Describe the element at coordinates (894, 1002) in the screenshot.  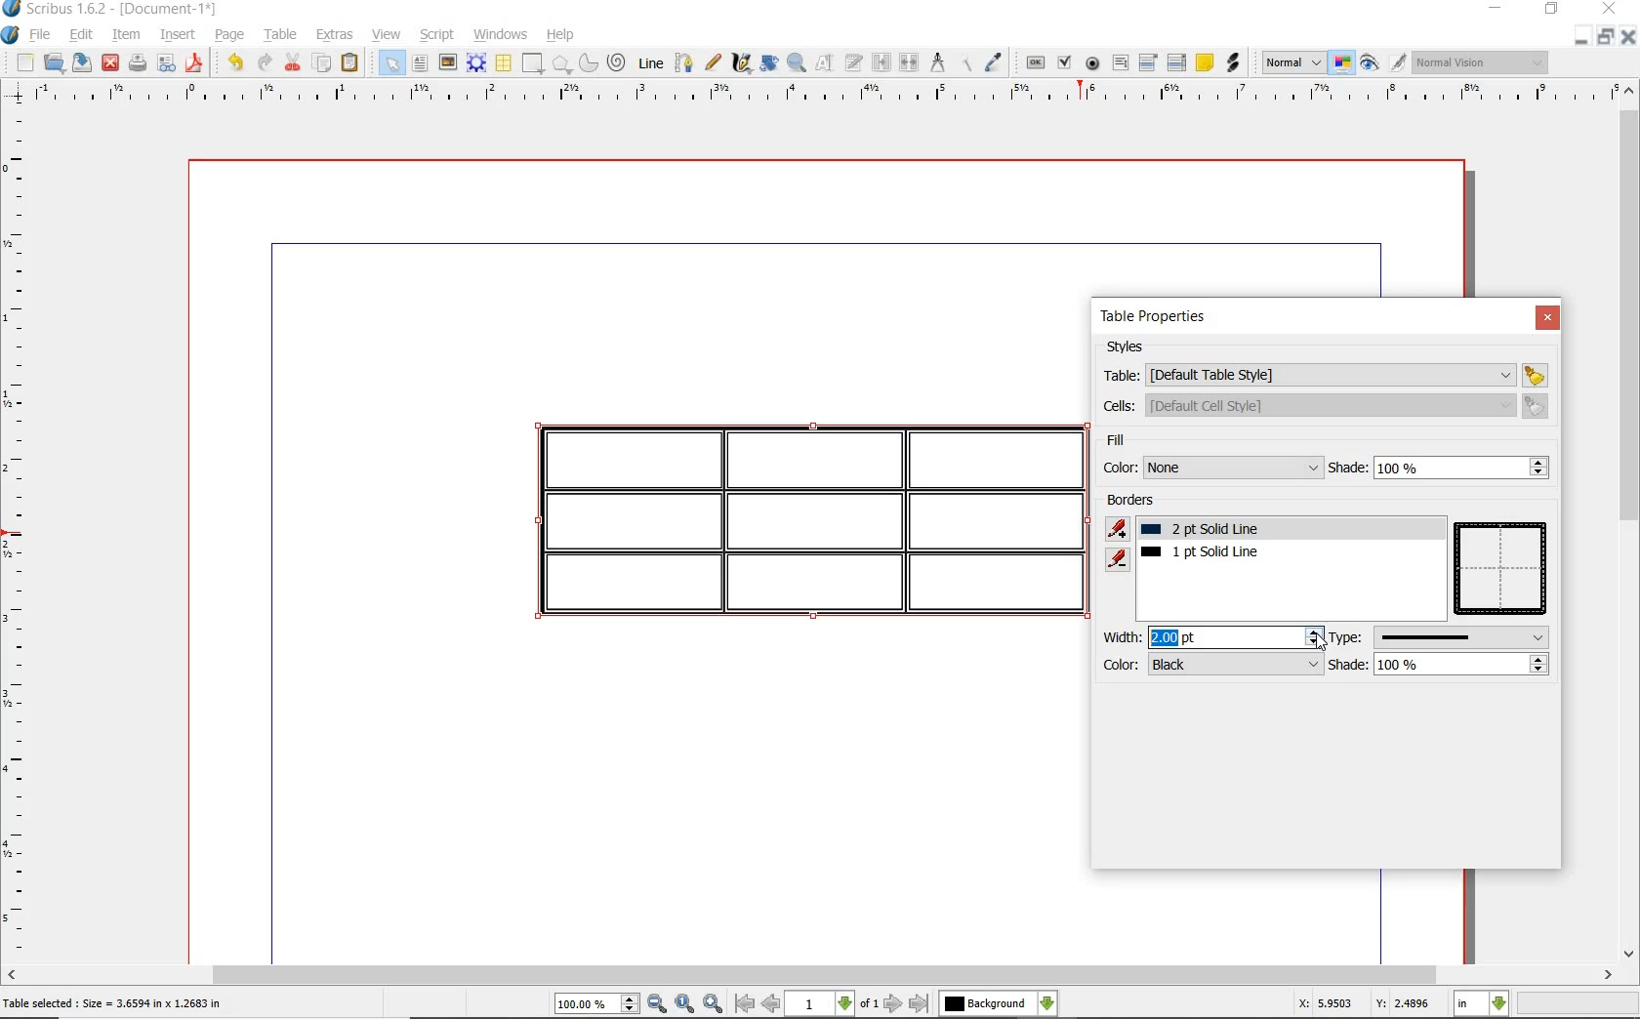
I see `go to next page` at that location.